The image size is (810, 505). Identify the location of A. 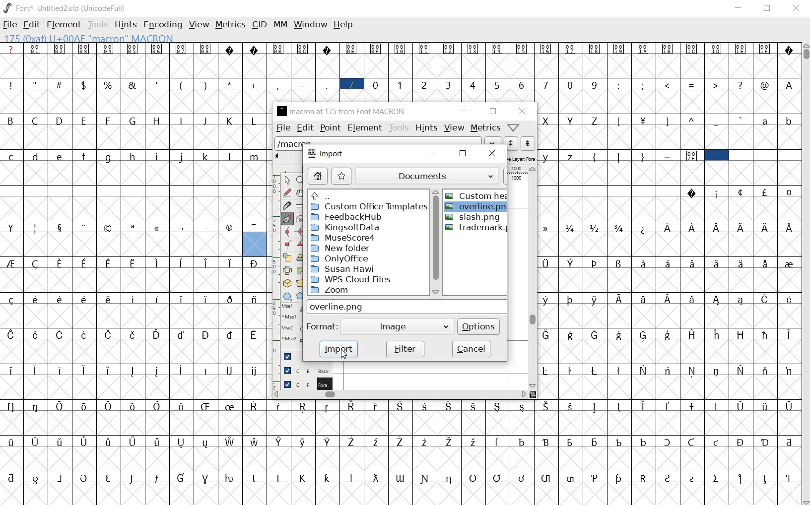
(790, 84).